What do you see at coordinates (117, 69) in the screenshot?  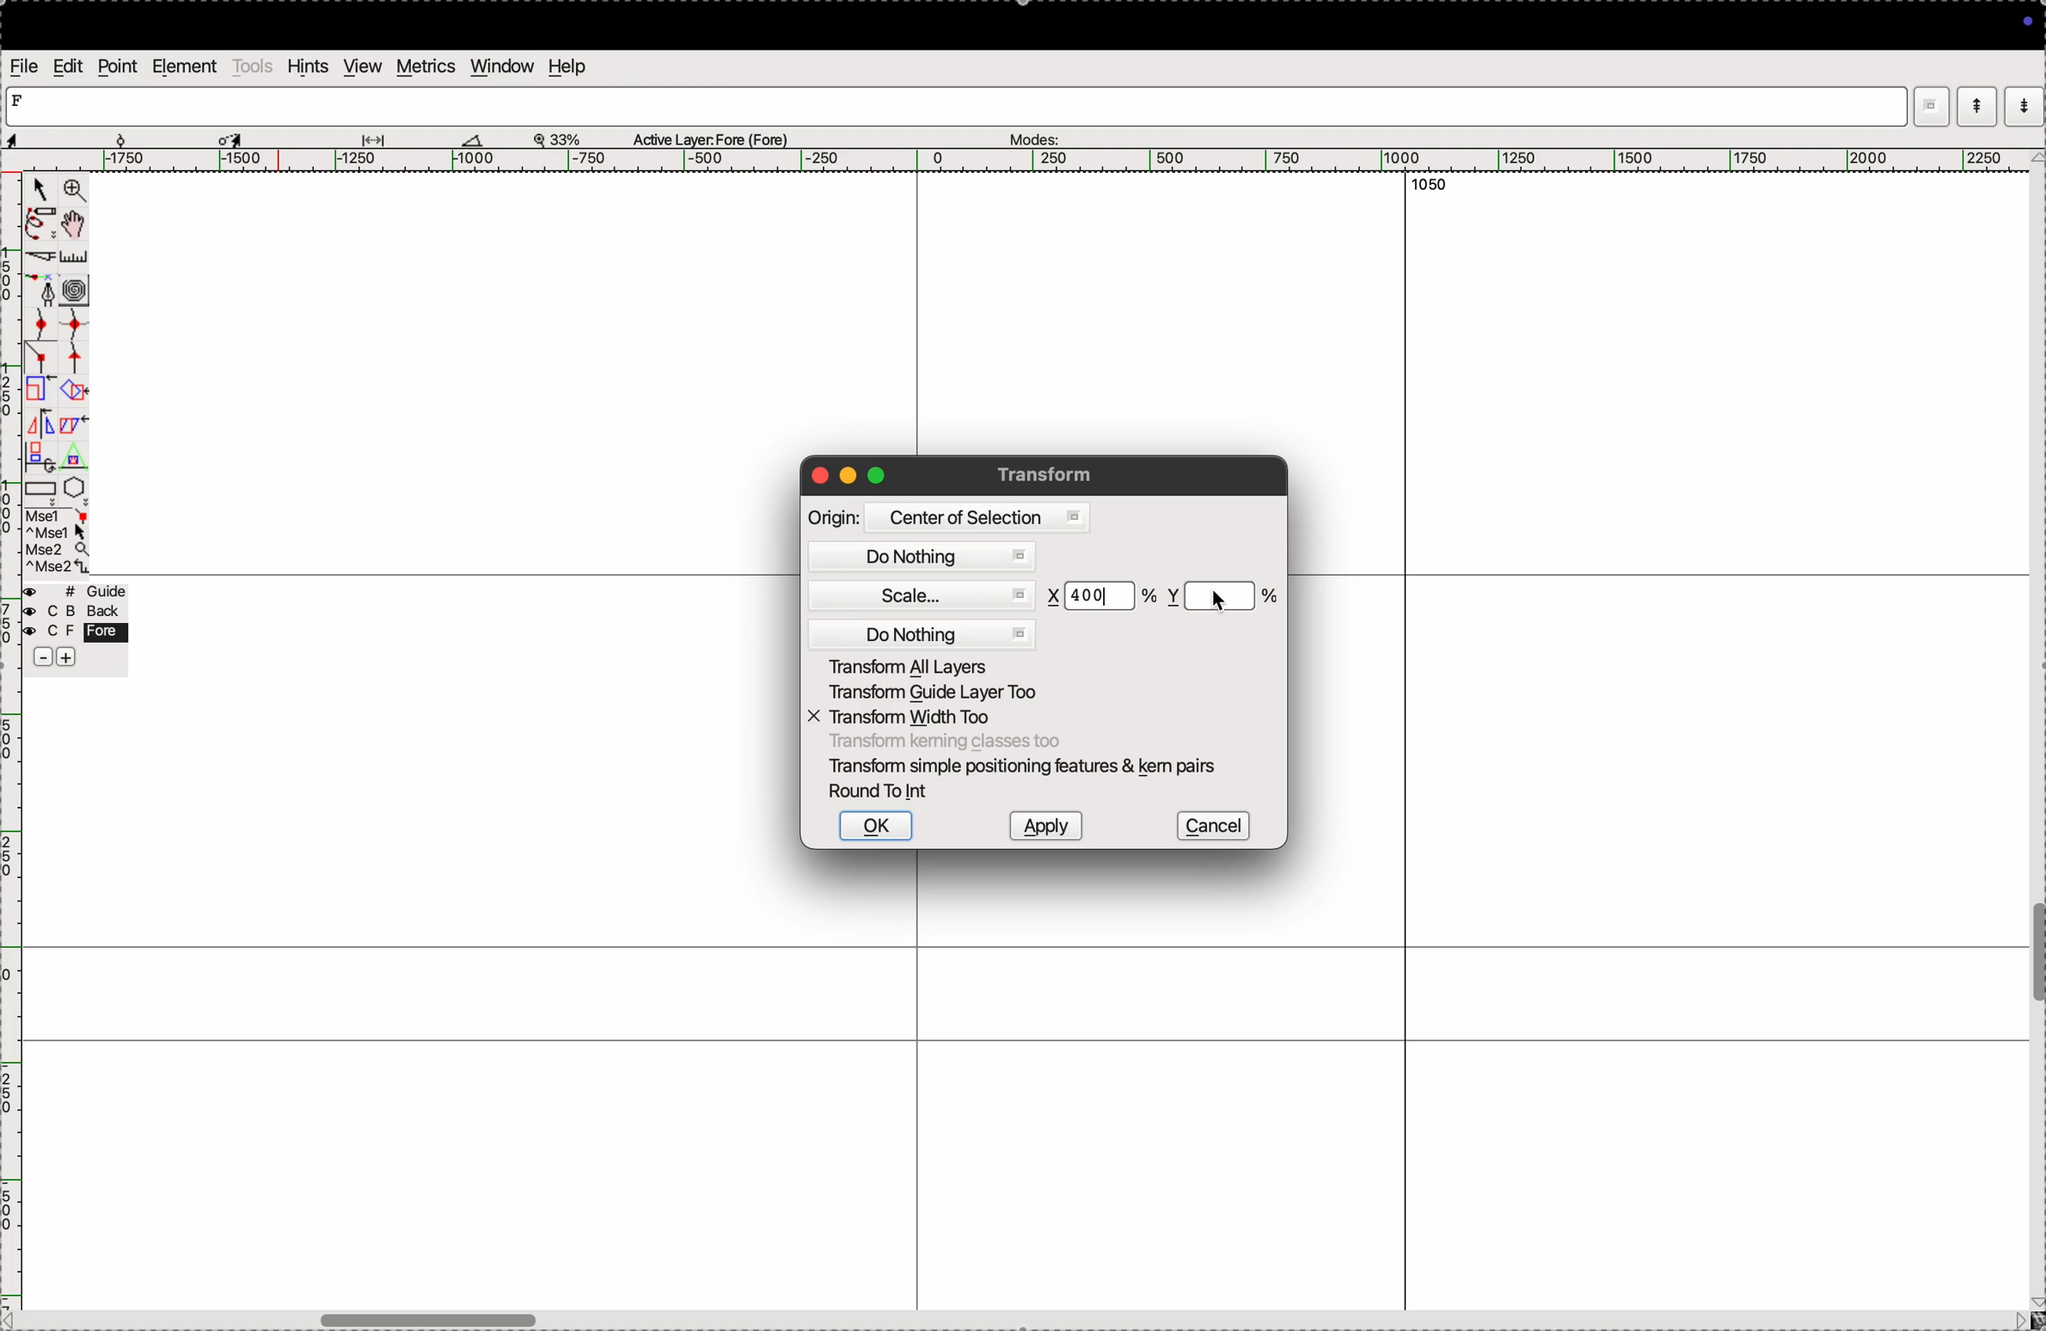 I see `point` at bounding box center [117, 69].